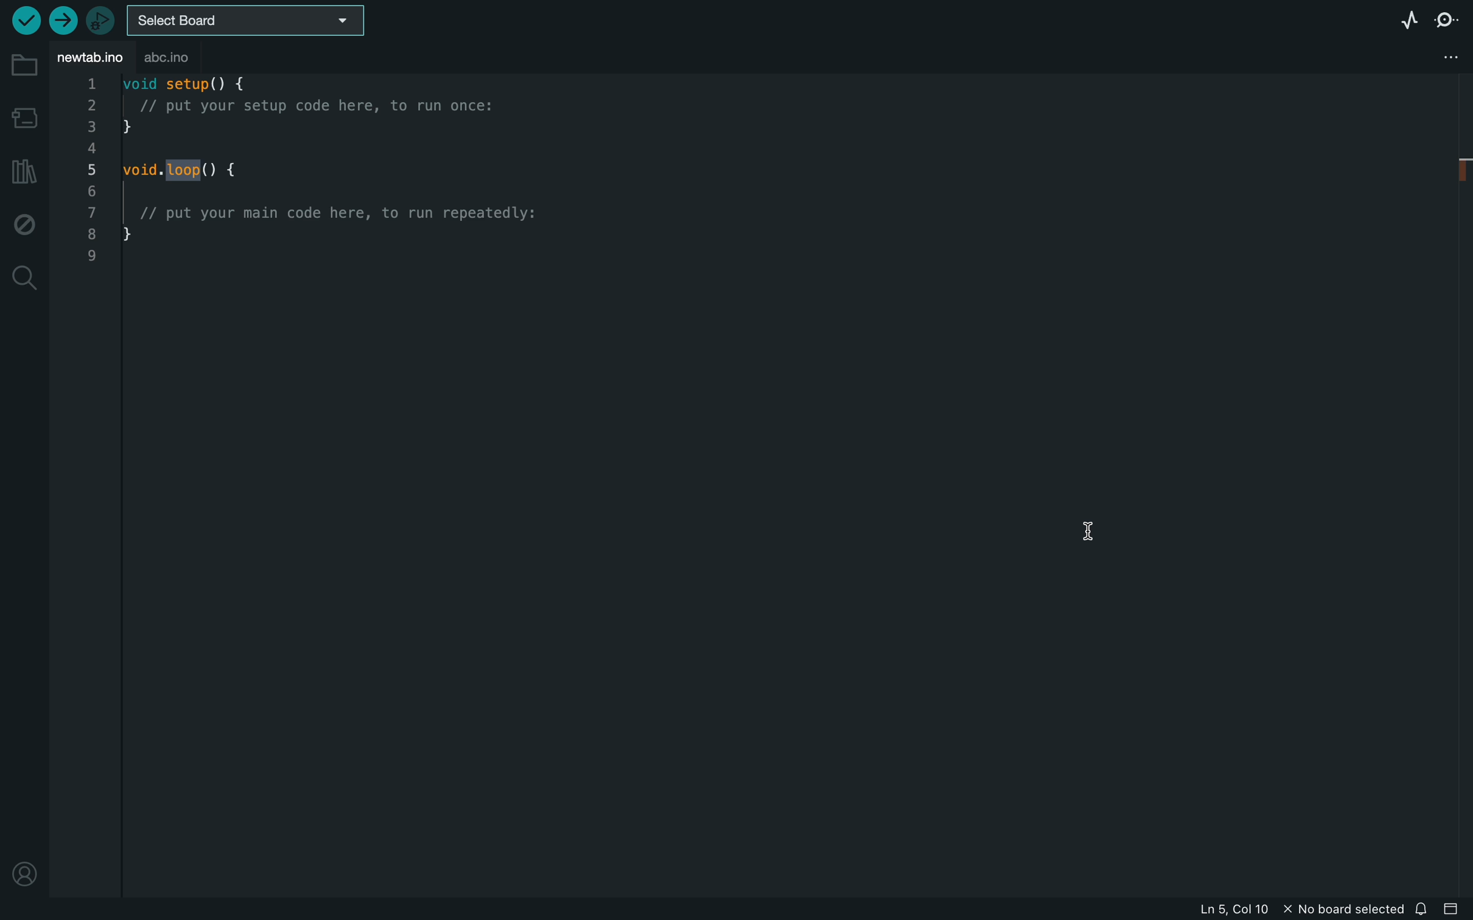 This screenshot has width=1473, height=920. I want to click on debugger, so click(100, 19).